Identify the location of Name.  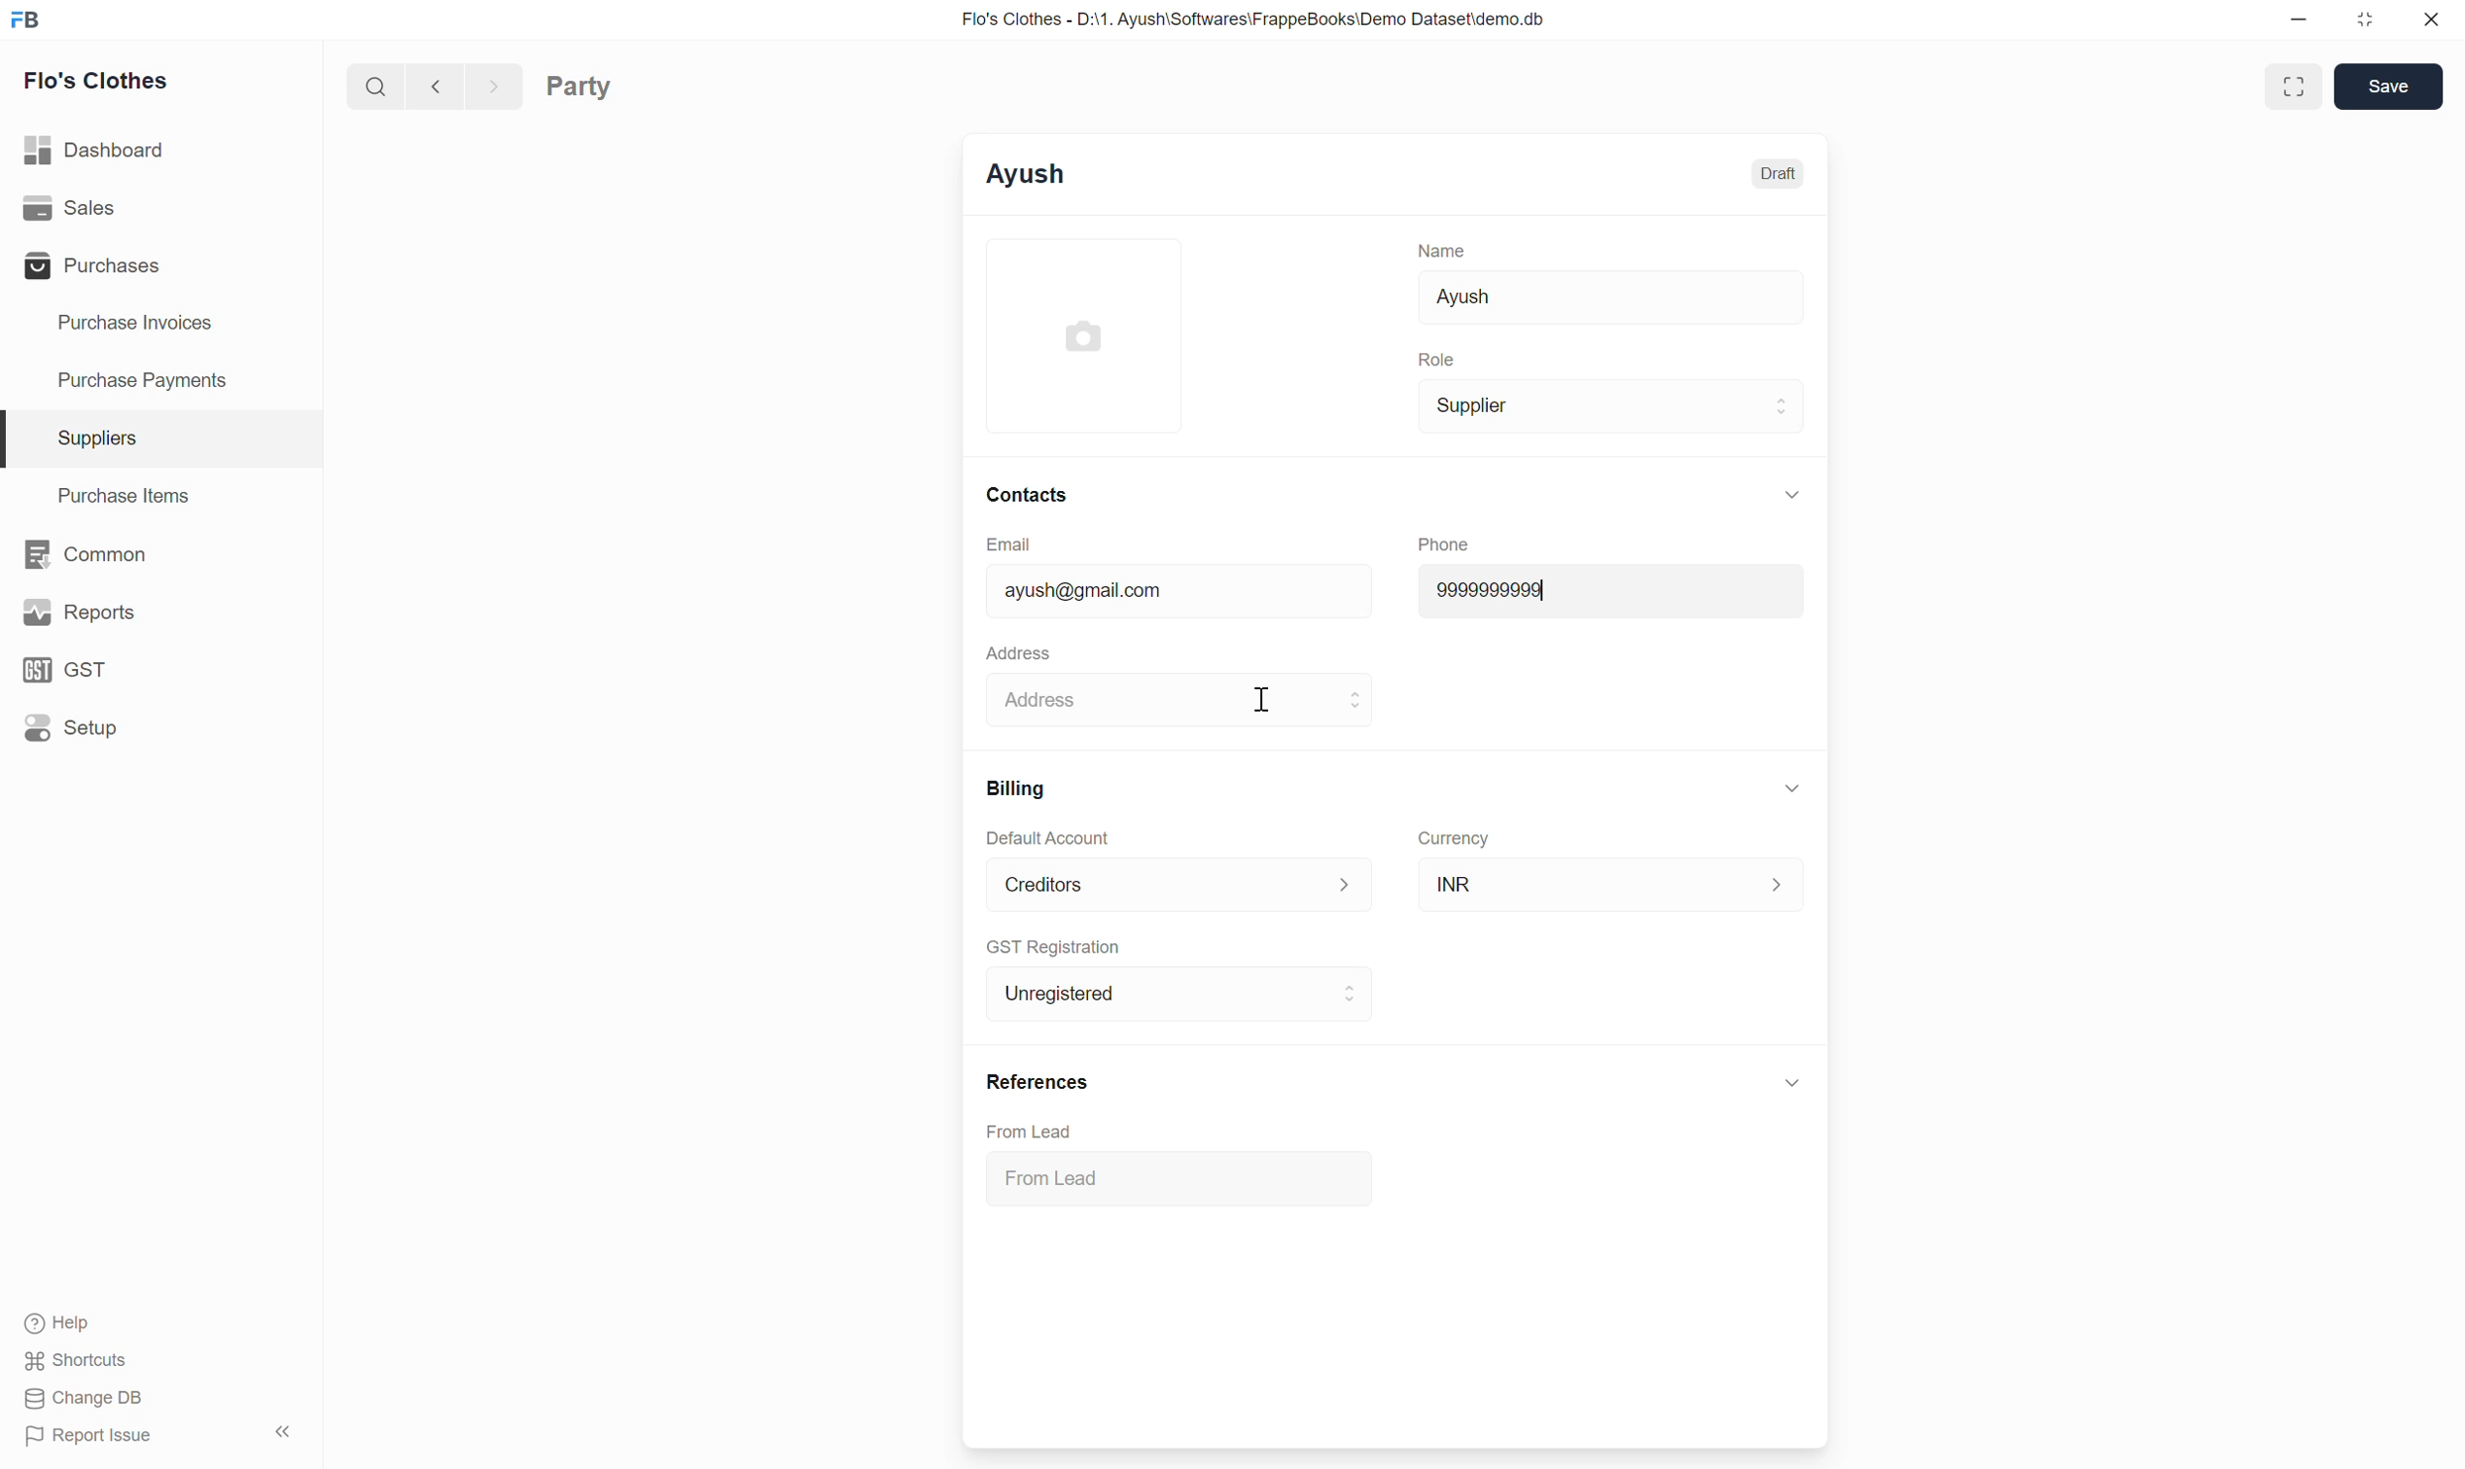
(1441, 250).